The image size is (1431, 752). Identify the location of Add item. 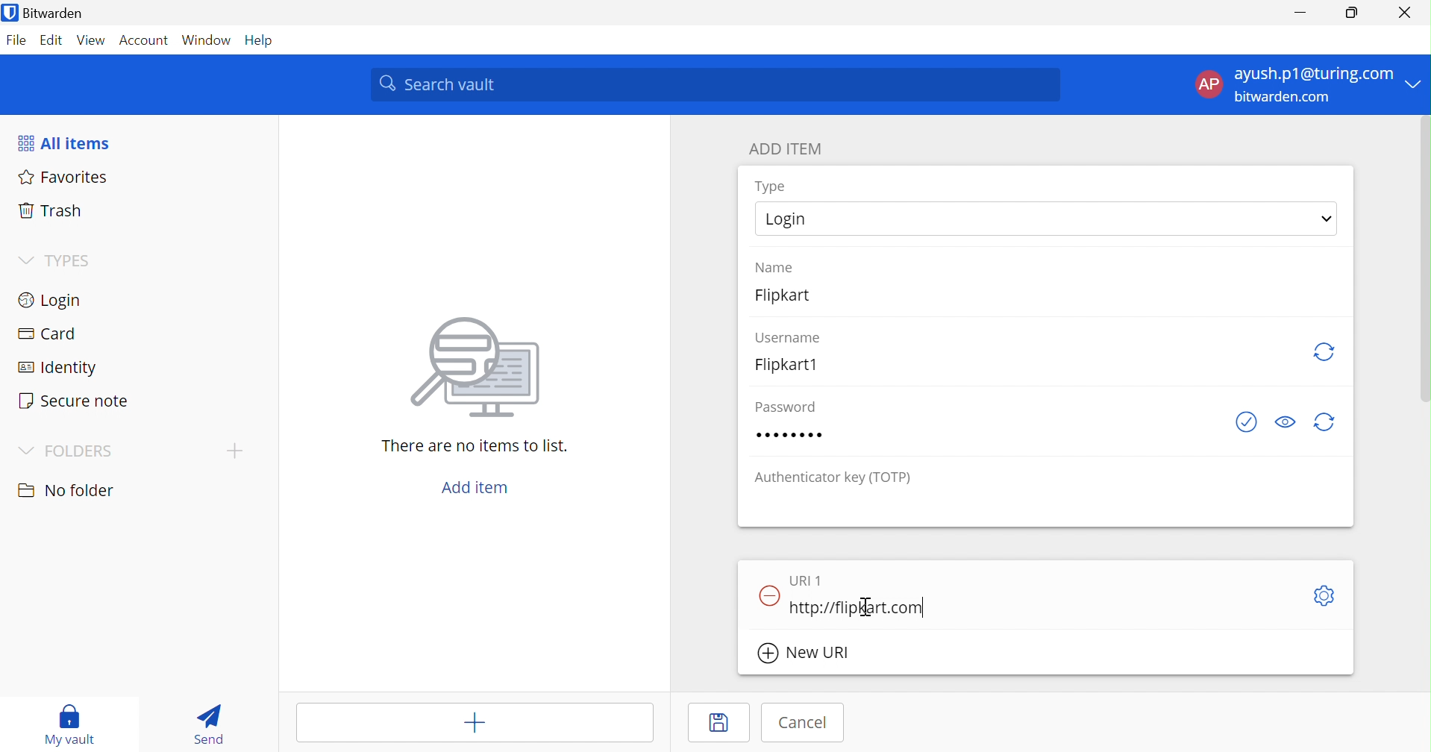
(475, 724).